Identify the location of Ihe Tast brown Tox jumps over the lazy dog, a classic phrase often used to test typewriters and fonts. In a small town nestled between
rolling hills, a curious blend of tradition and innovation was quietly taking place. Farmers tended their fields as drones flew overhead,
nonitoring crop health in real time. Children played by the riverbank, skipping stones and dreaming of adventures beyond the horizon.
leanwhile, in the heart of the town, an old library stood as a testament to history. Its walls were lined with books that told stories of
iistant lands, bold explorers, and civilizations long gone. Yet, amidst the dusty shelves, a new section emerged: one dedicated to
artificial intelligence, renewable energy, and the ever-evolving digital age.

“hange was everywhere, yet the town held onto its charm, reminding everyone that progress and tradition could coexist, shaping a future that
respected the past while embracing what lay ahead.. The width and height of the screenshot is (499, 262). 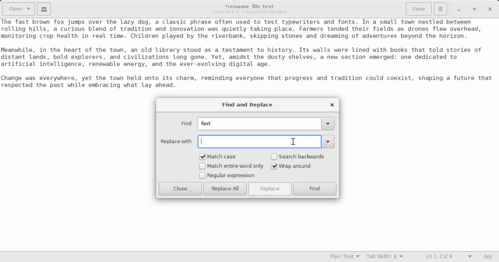
(249, 55).